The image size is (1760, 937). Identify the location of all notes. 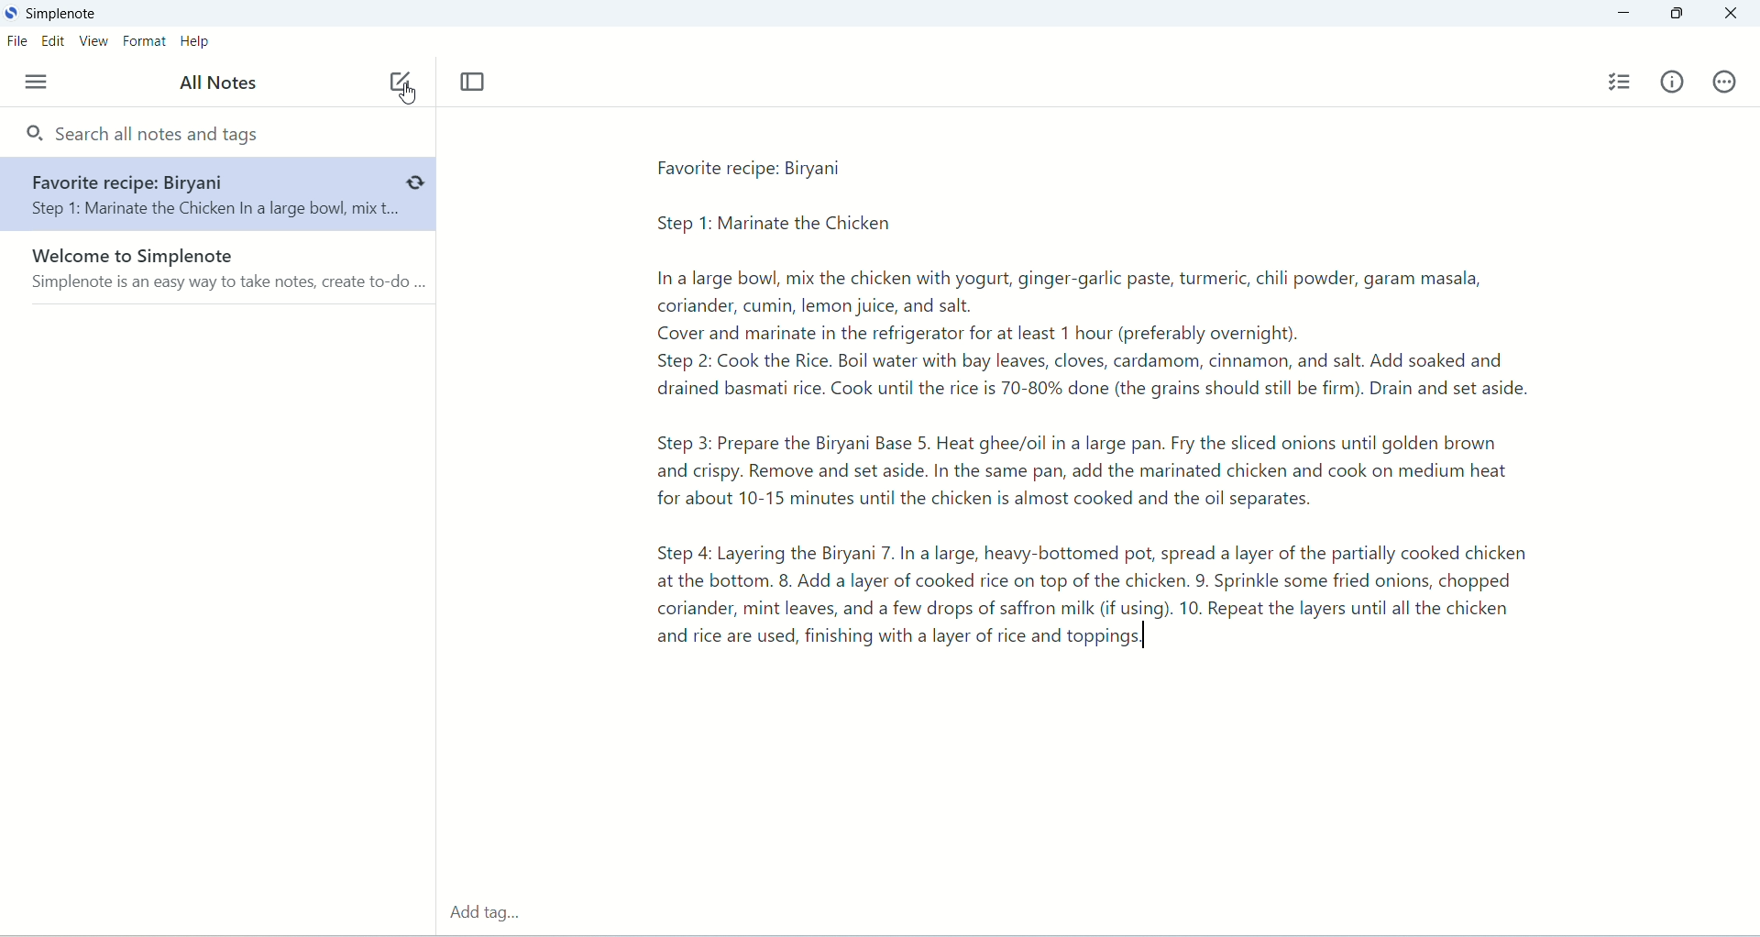
(216, 84).